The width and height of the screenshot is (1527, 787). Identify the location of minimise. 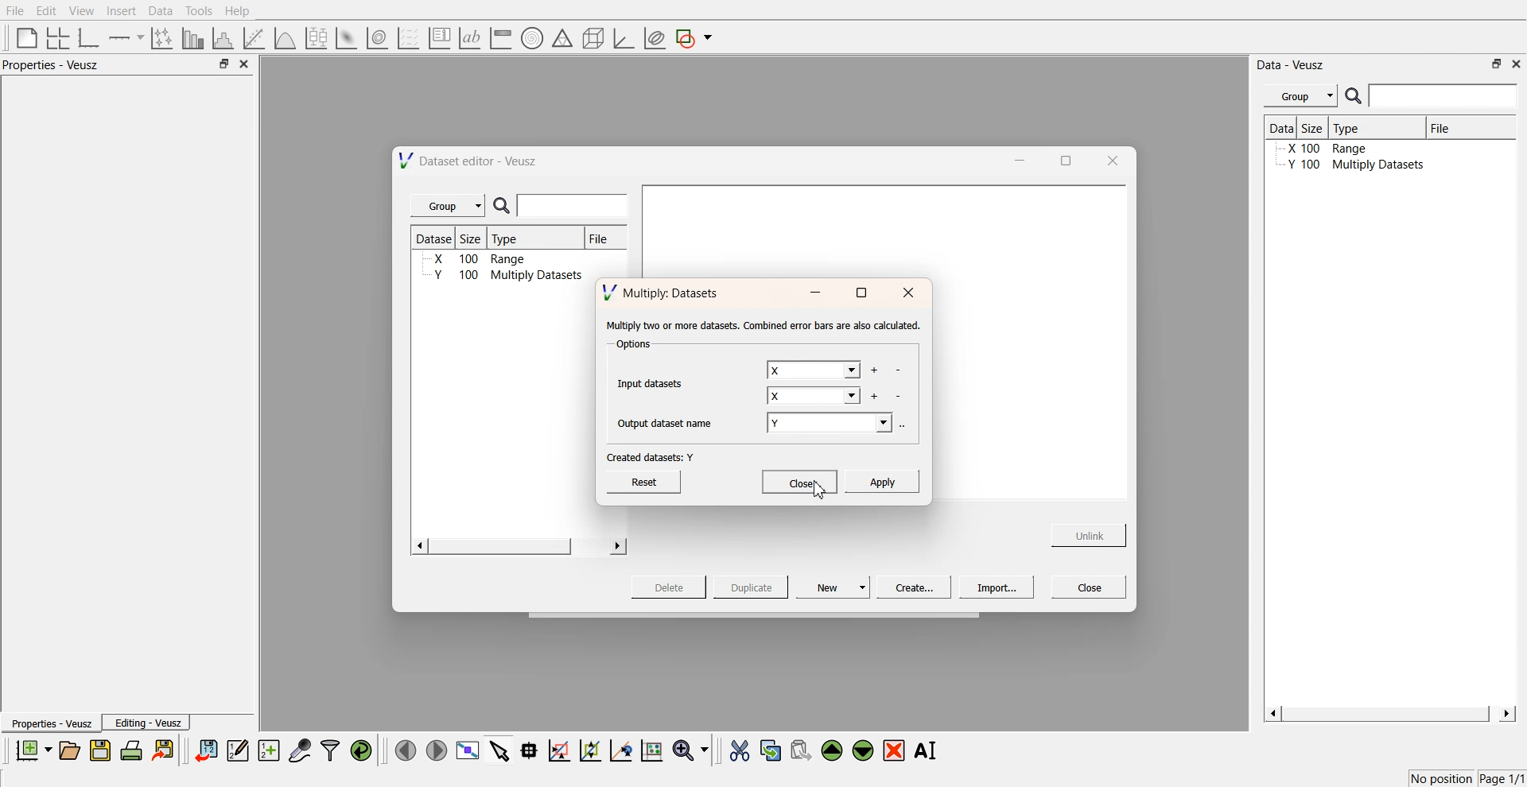
(1016, 159).